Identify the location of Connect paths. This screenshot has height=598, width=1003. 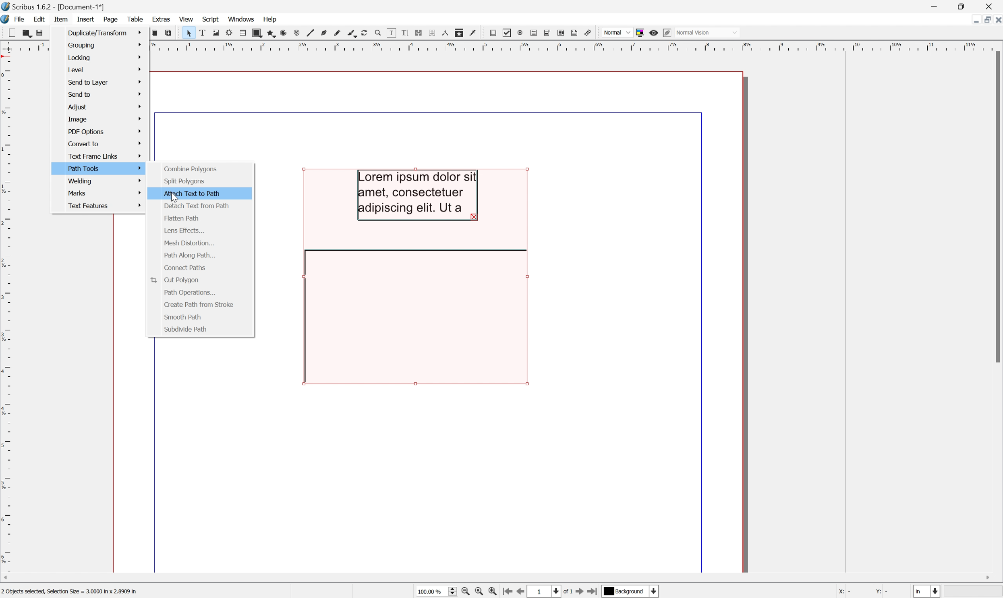
(185, 268).